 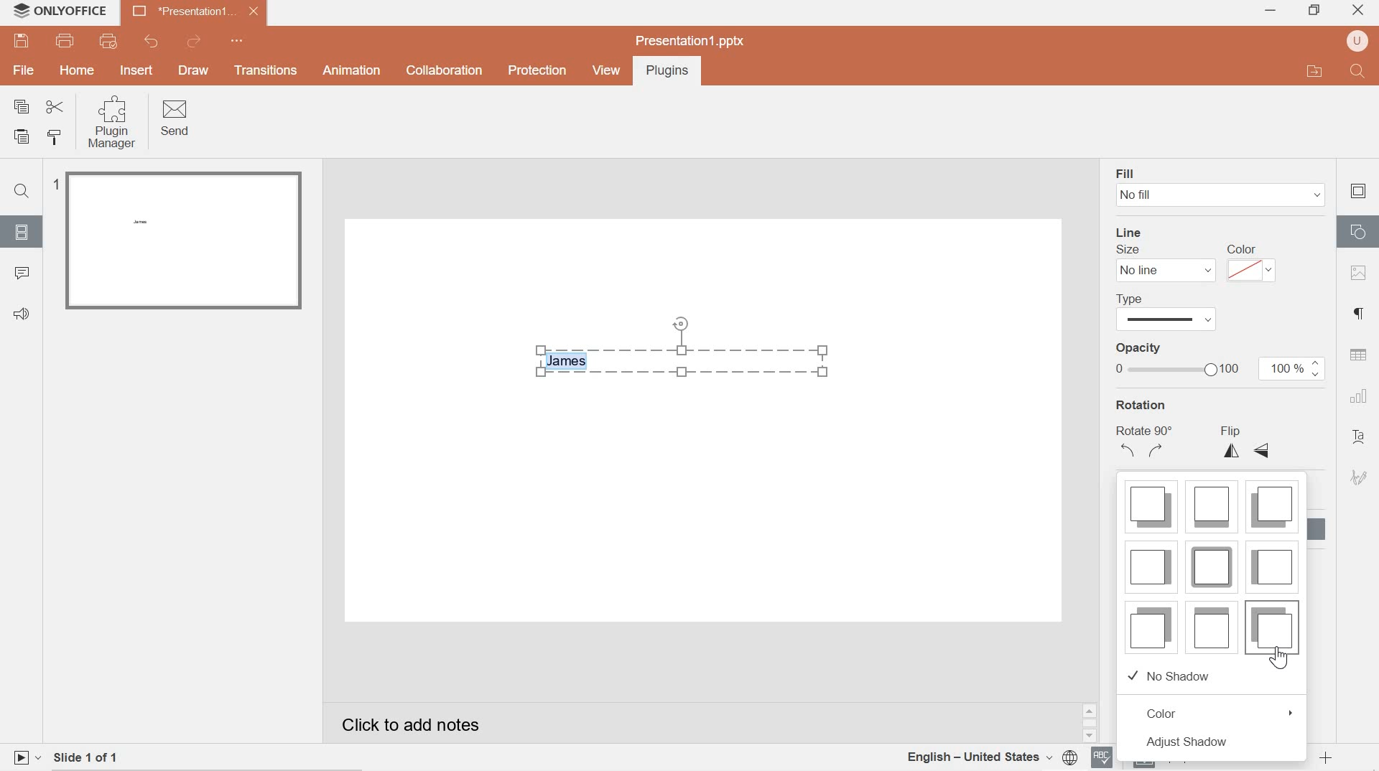 What do you see at coordinates (664, 72) in the screenshot?
I see `Plugins` at bounding box center [664, 72].